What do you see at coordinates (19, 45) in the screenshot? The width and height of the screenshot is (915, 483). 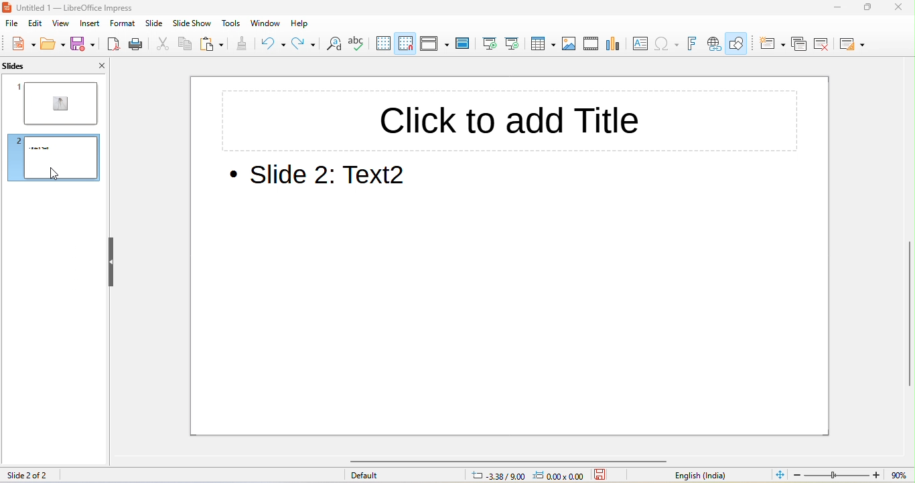 I see `new` at bounding box center [19, 45].